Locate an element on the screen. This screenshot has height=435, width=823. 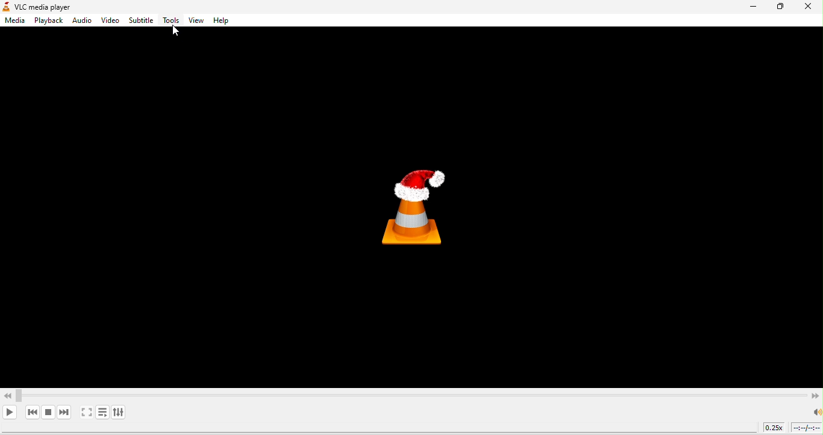
show extended settings is located at coordinates (120, 411).